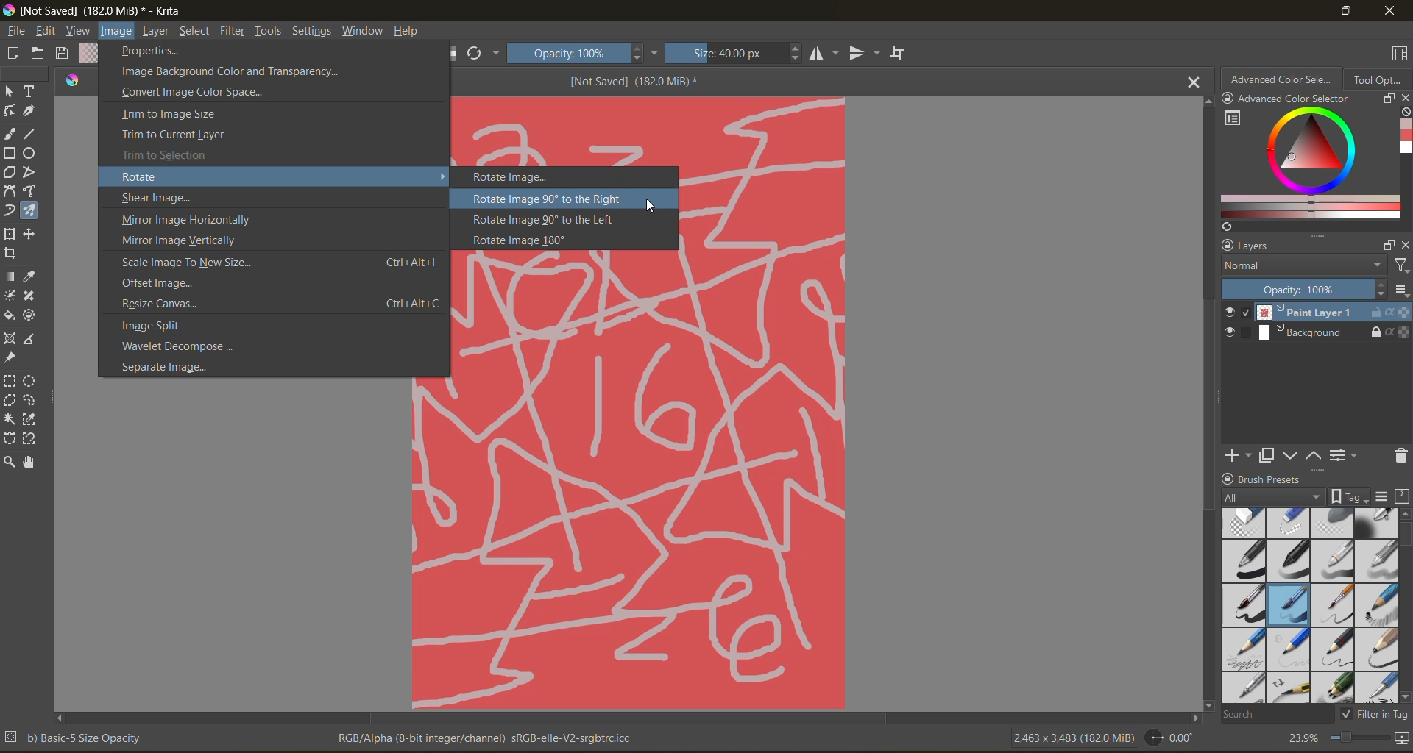 This screenshot has height=753, width=1413. Describe the element at coordinates (1230, 479) in the screenshot. I see `lock docker` at that location.